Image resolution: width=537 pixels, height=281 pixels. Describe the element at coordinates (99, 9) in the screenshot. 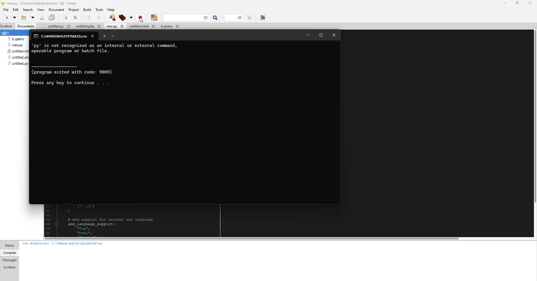

I see `tools` at that location.